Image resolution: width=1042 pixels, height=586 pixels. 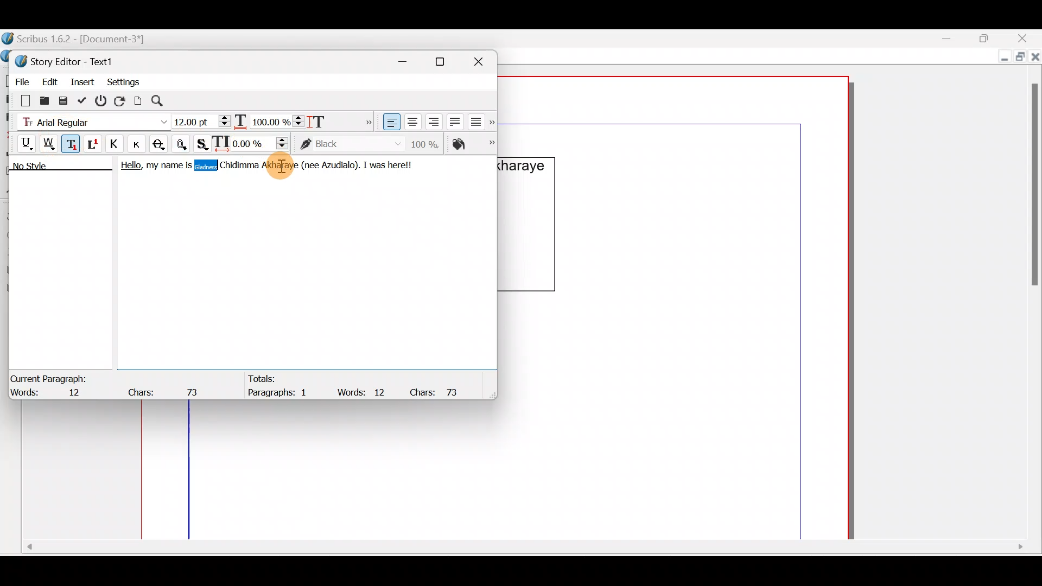 I want to click on Current Paragraph:, so click(x=50, y=377).